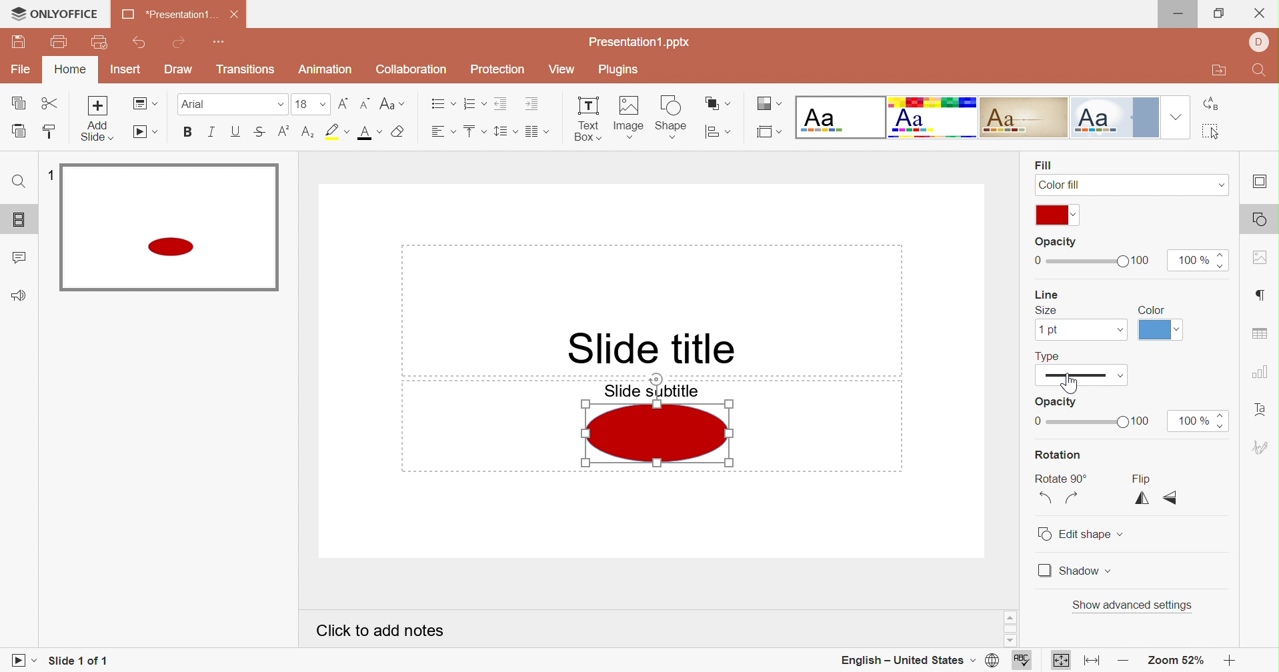 This screenshot has height=672, width=1279. Describe the element at coordinates (1062, 661) in the screenshot. I see `Fit to slide` at that location.